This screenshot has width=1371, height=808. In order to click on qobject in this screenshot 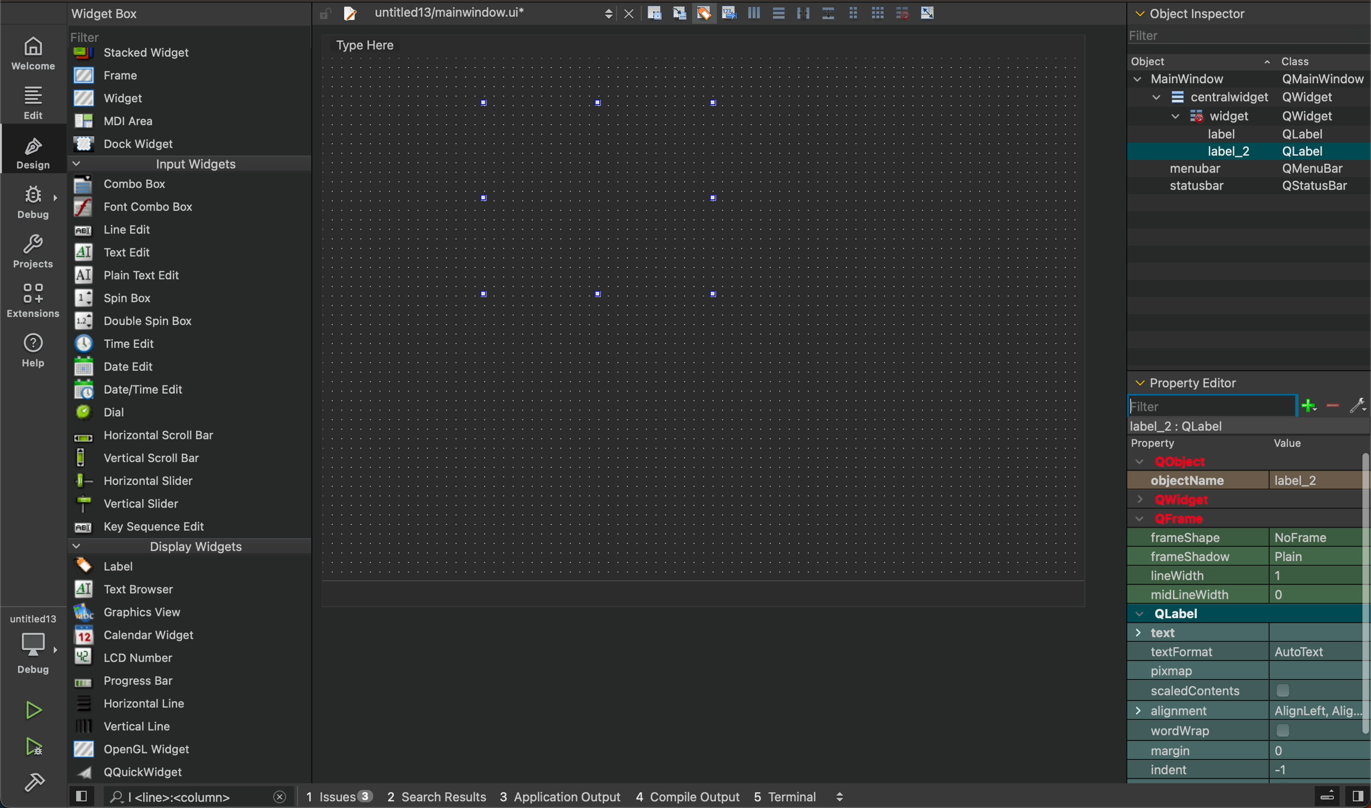, I will do `click(1235, 462)`.